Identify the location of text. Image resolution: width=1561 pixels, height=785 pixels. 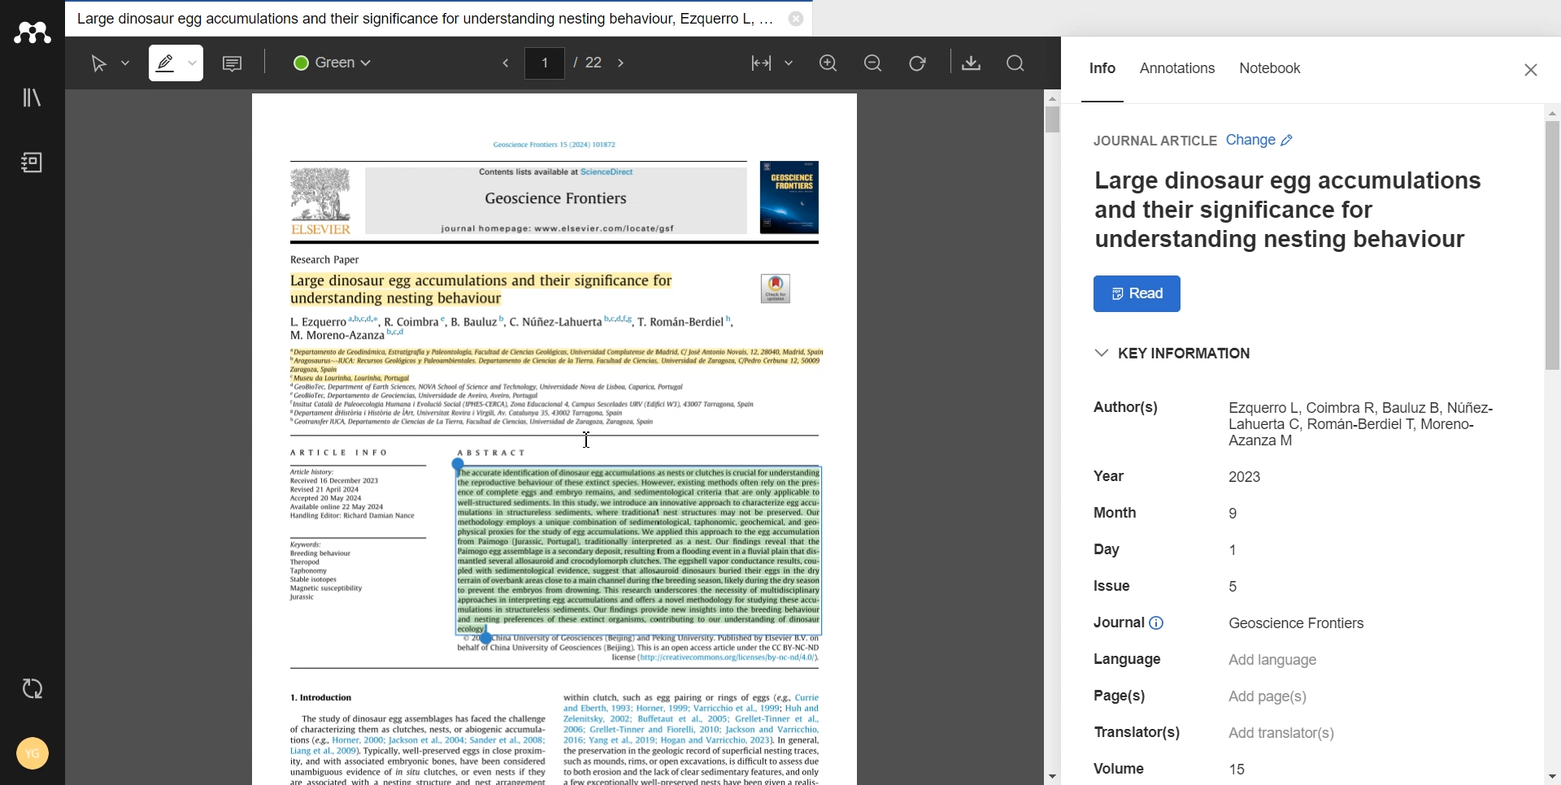
(1120, 695).